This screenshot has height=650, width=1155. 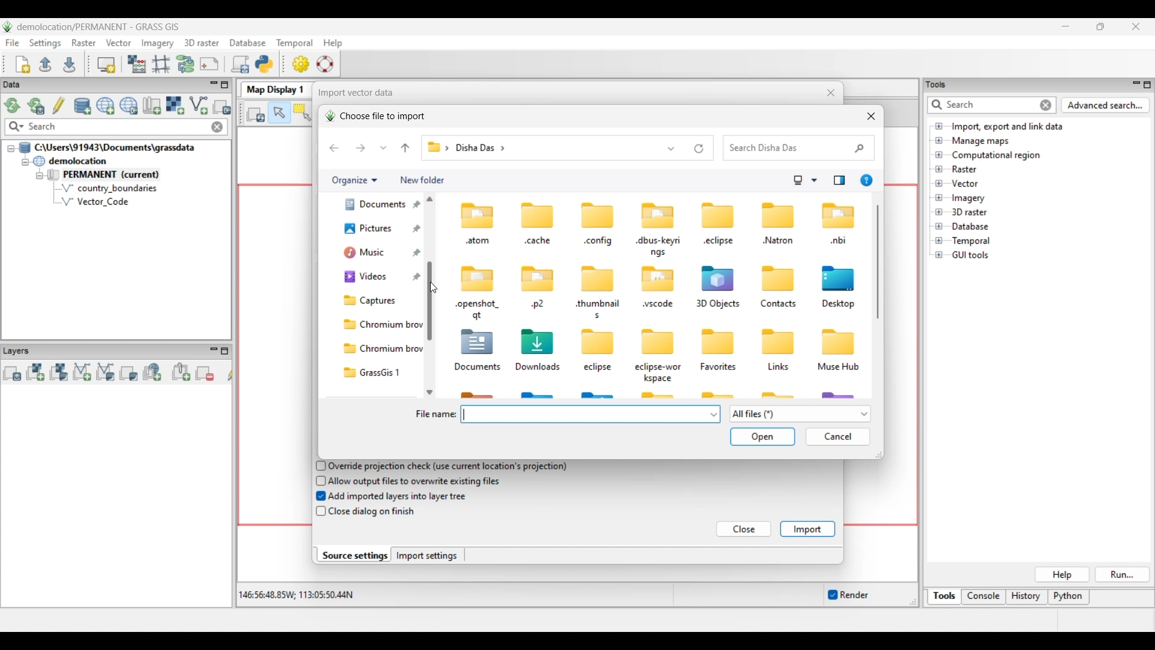 What do you see at coordinates (430, 199) in the screenshot?
I see `Quick slide to top` at bounding box center [430, 199].